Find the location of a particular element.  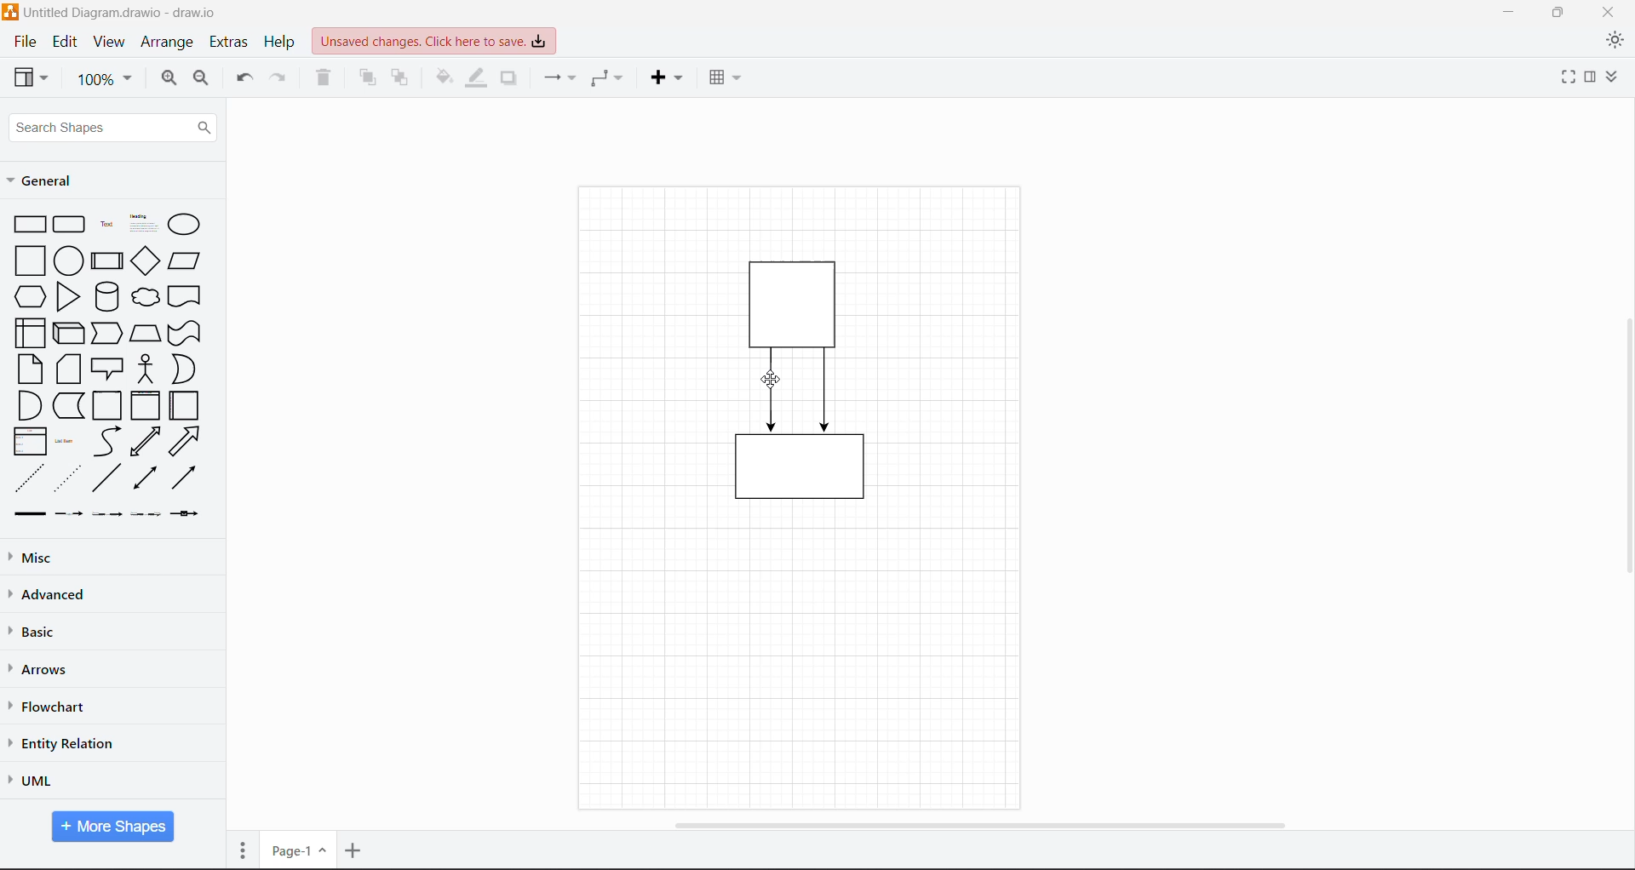

Untitled Diagram.drawio - draw.io is located at coordinates (129, 10).